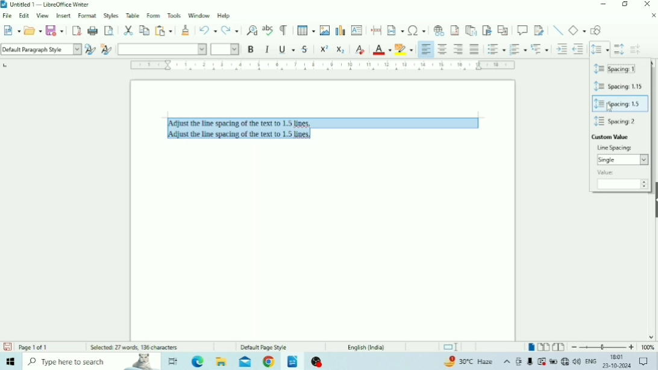  Describe the element at coordinates (305, 49) in the screenshot. I see `Strikethrough` at that location.